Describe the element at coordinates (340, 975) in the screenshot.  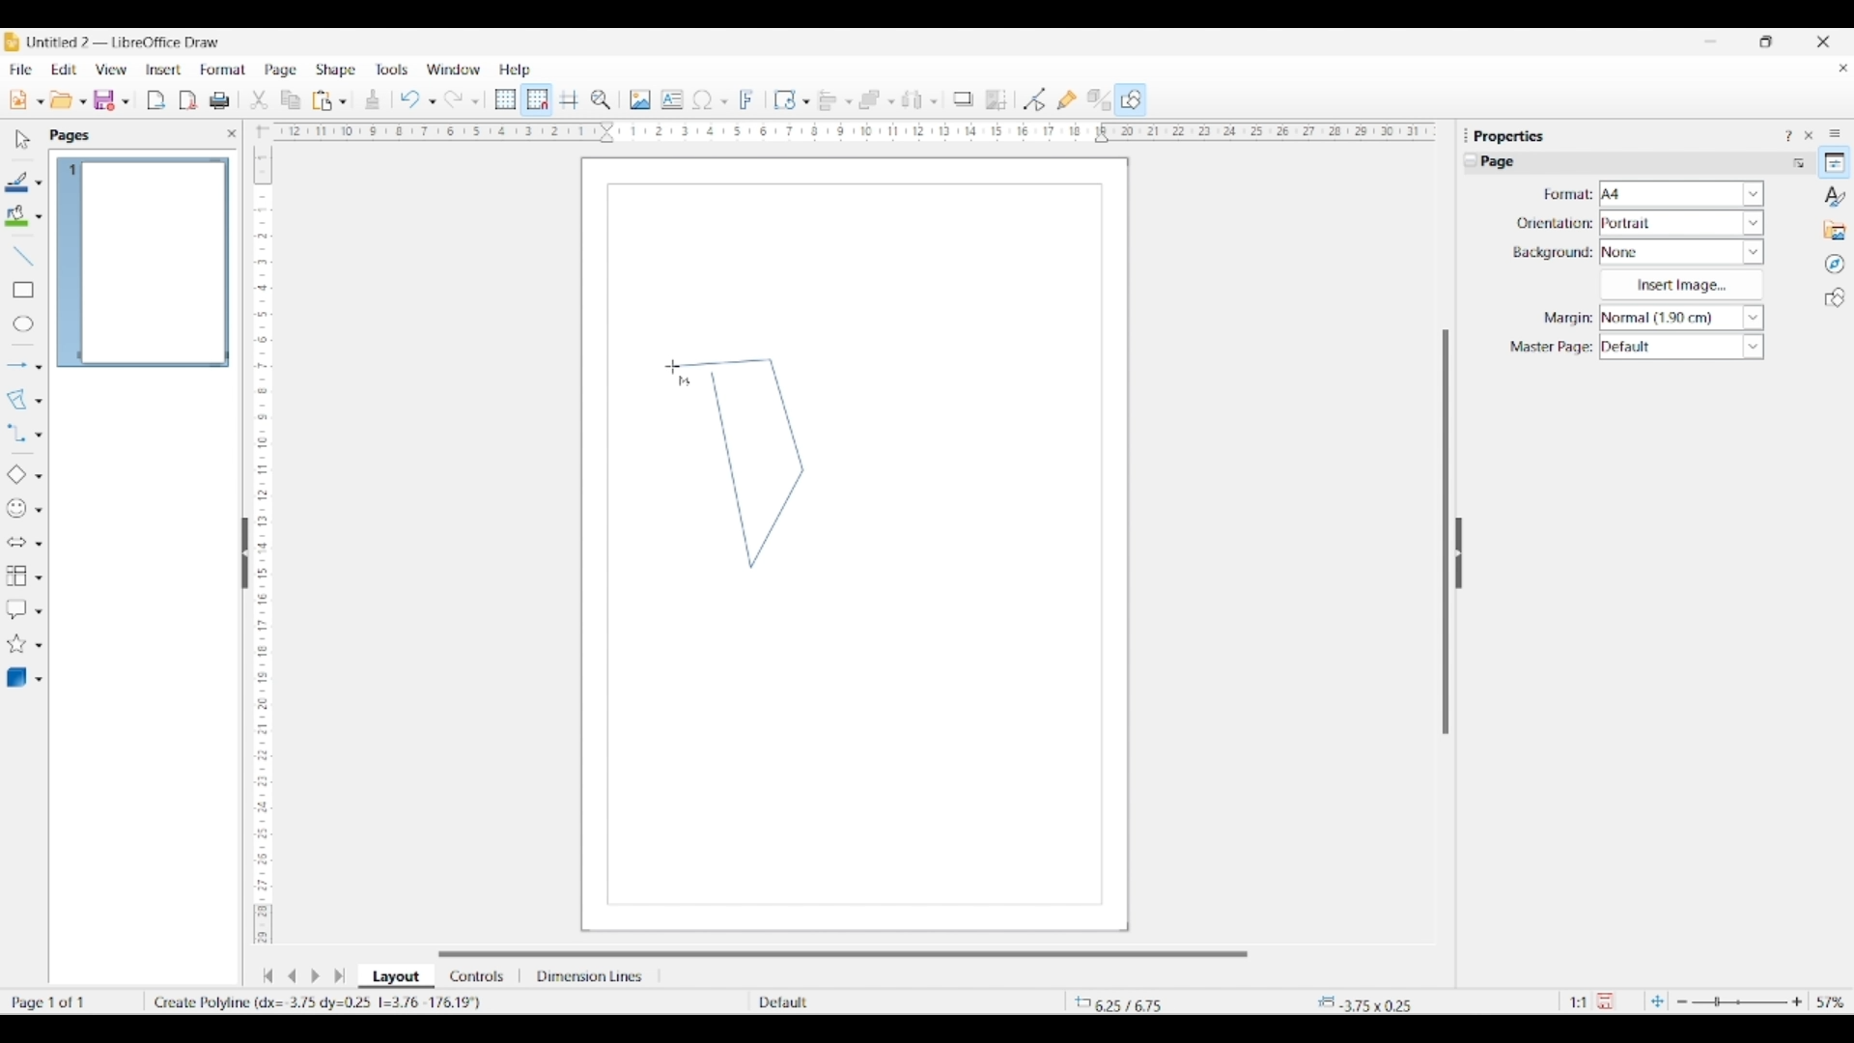
I see `Jump to the last slide` at that location.